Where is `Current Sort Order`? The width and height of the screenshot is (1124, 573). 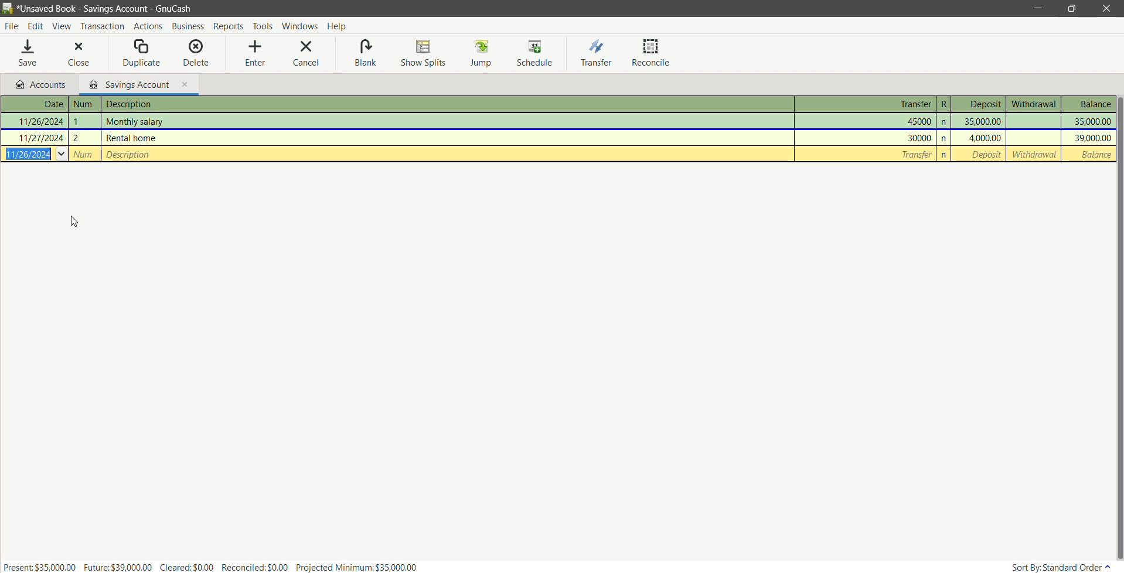
Current Sort Order is located at coordinates (1058, 567).